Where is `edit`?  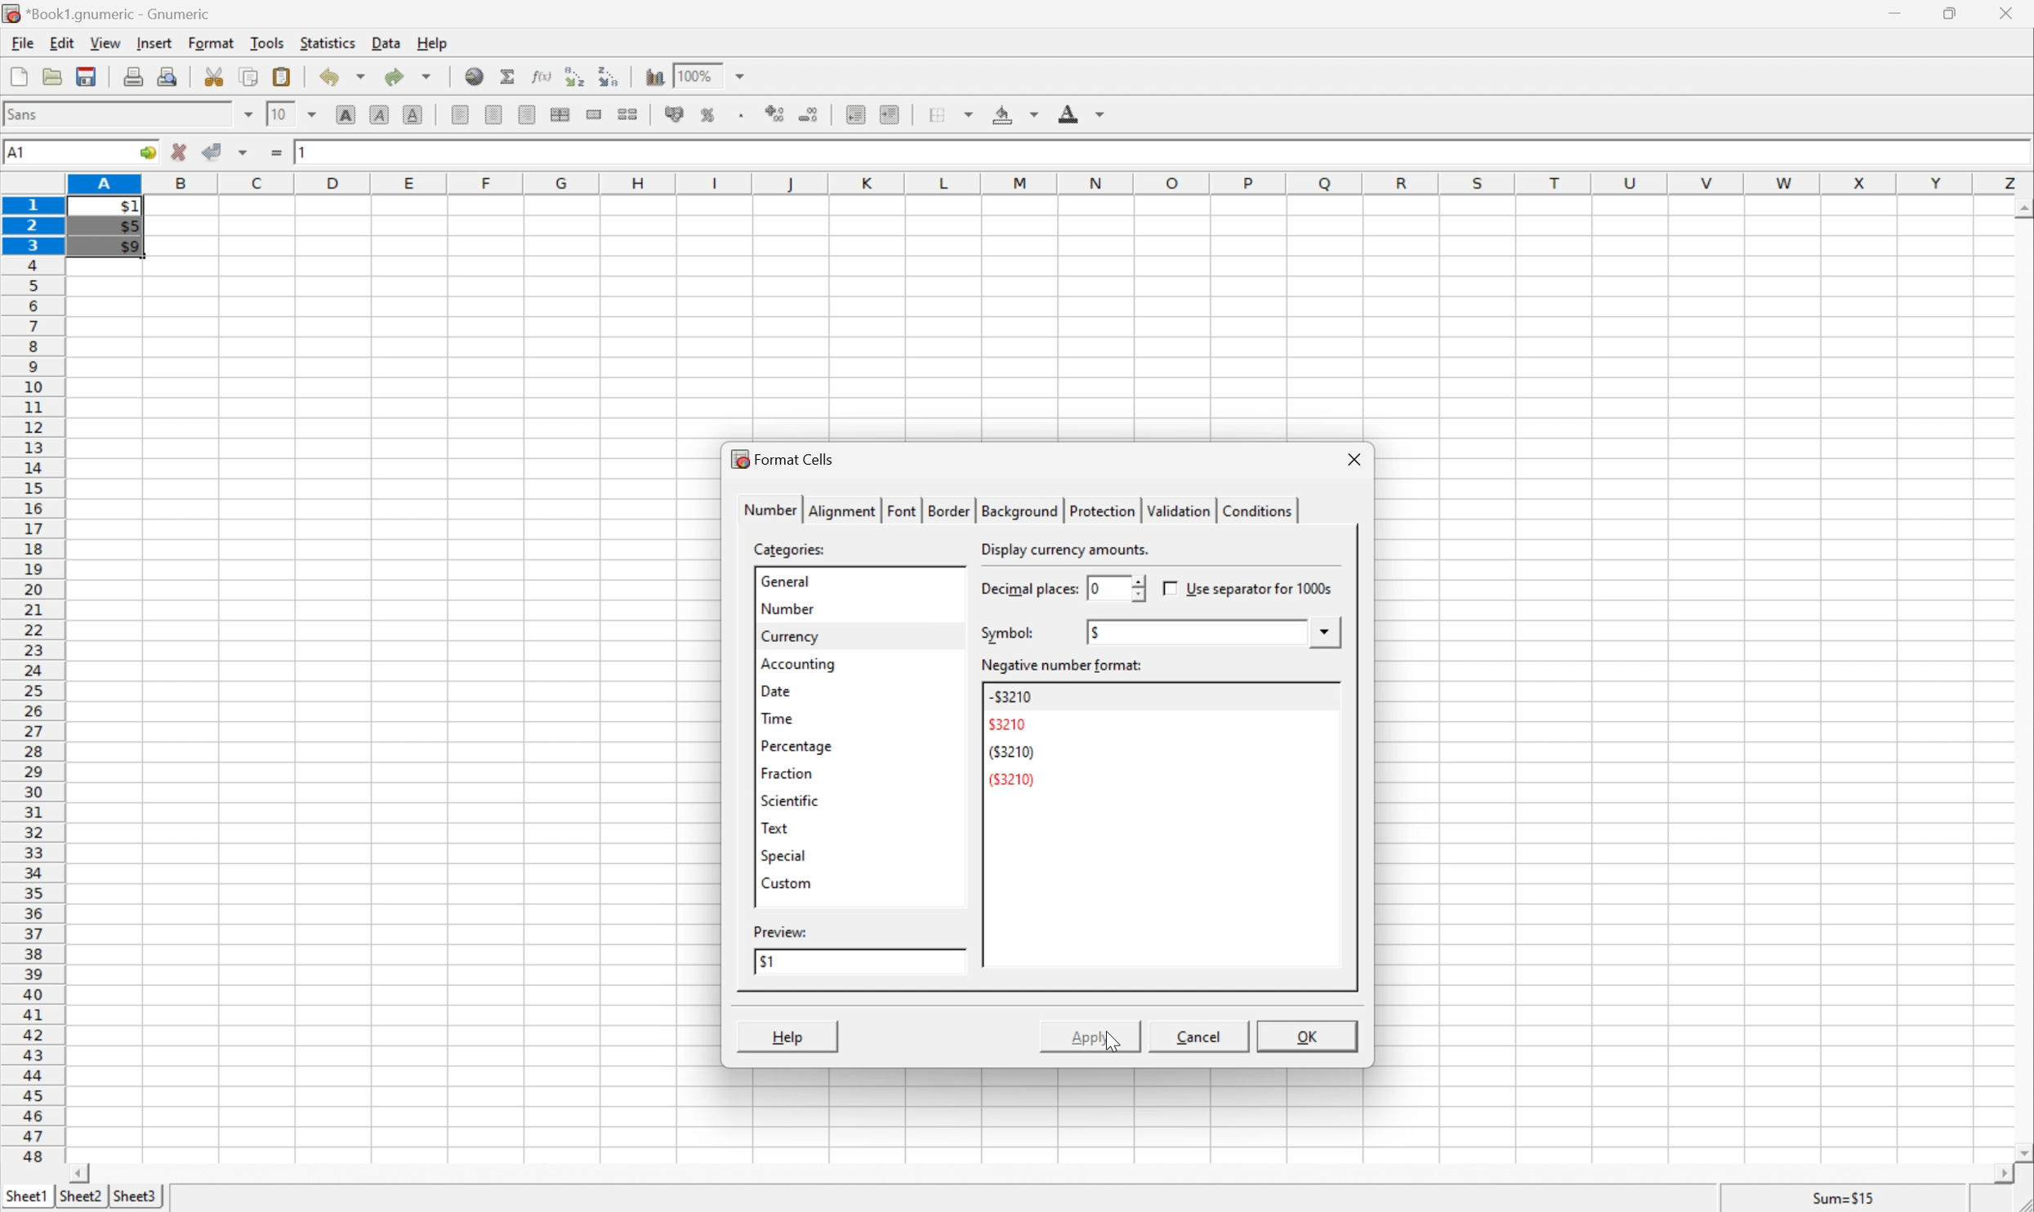
edit is located at coordinates (64, 41).